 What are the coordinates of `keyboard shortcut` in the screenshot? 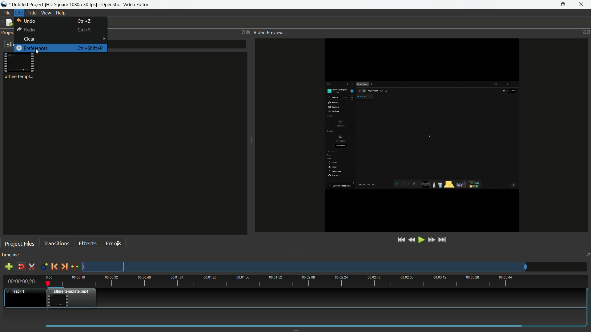 It's located at (85, 30).